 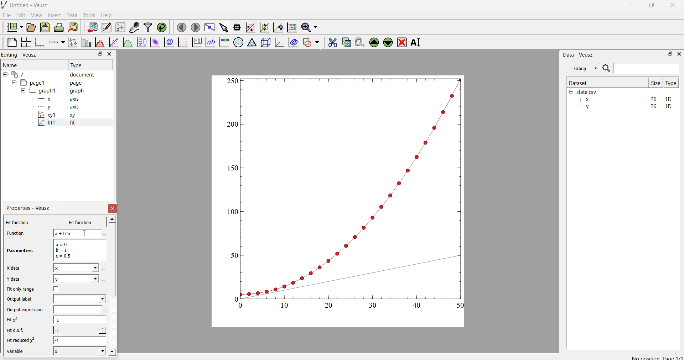 I want to click on X data, so click(x=15, y=267).